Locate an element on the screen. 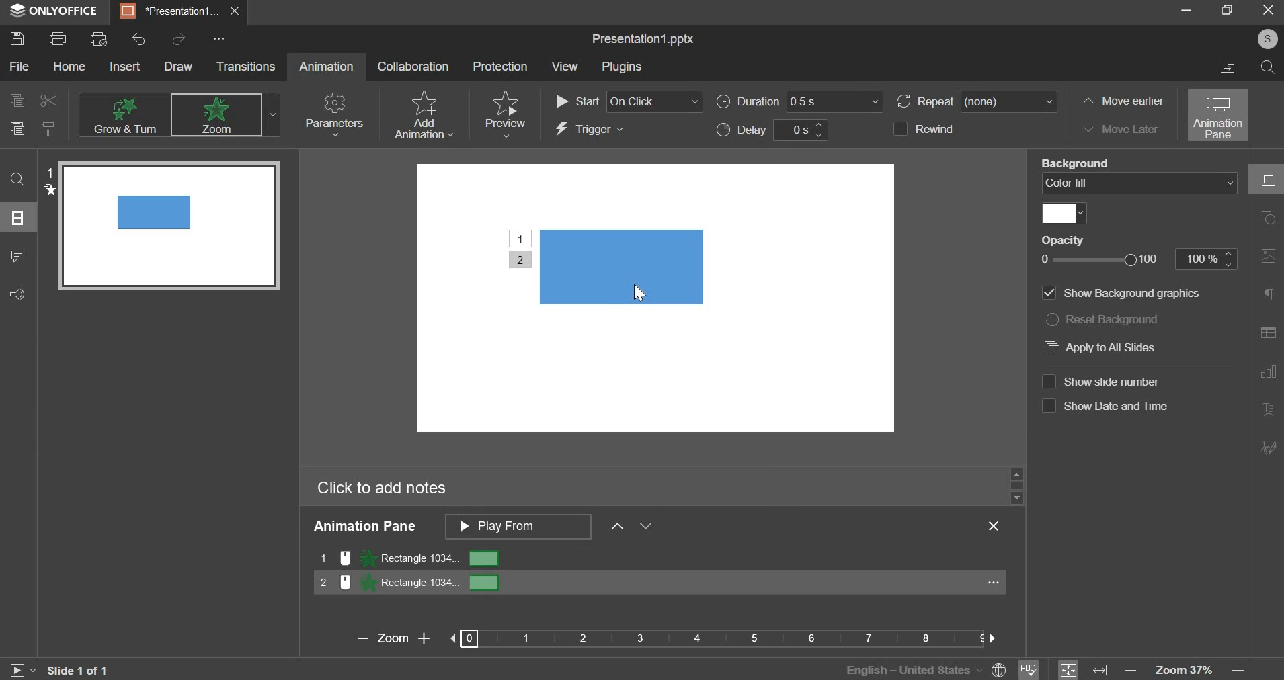  draw is located at coordinates (182, 67).